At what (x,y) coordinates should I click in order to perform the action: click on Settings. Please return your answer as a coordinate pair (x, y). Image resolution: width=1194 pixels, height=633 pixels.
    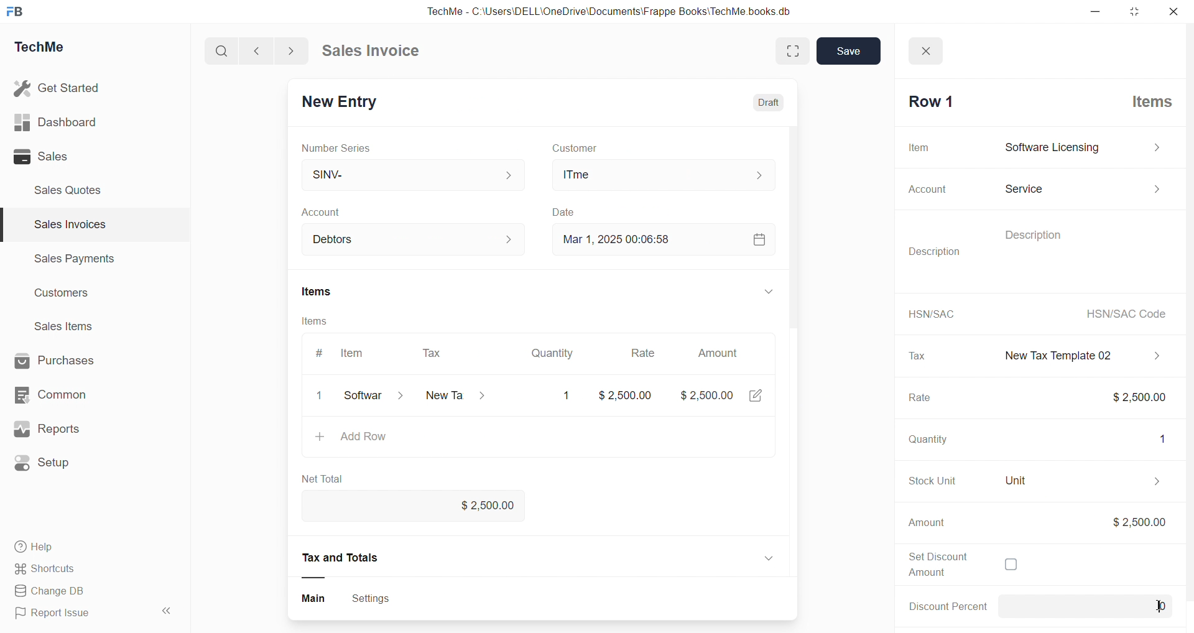
    Looking at the image, I should click on (376, 598).